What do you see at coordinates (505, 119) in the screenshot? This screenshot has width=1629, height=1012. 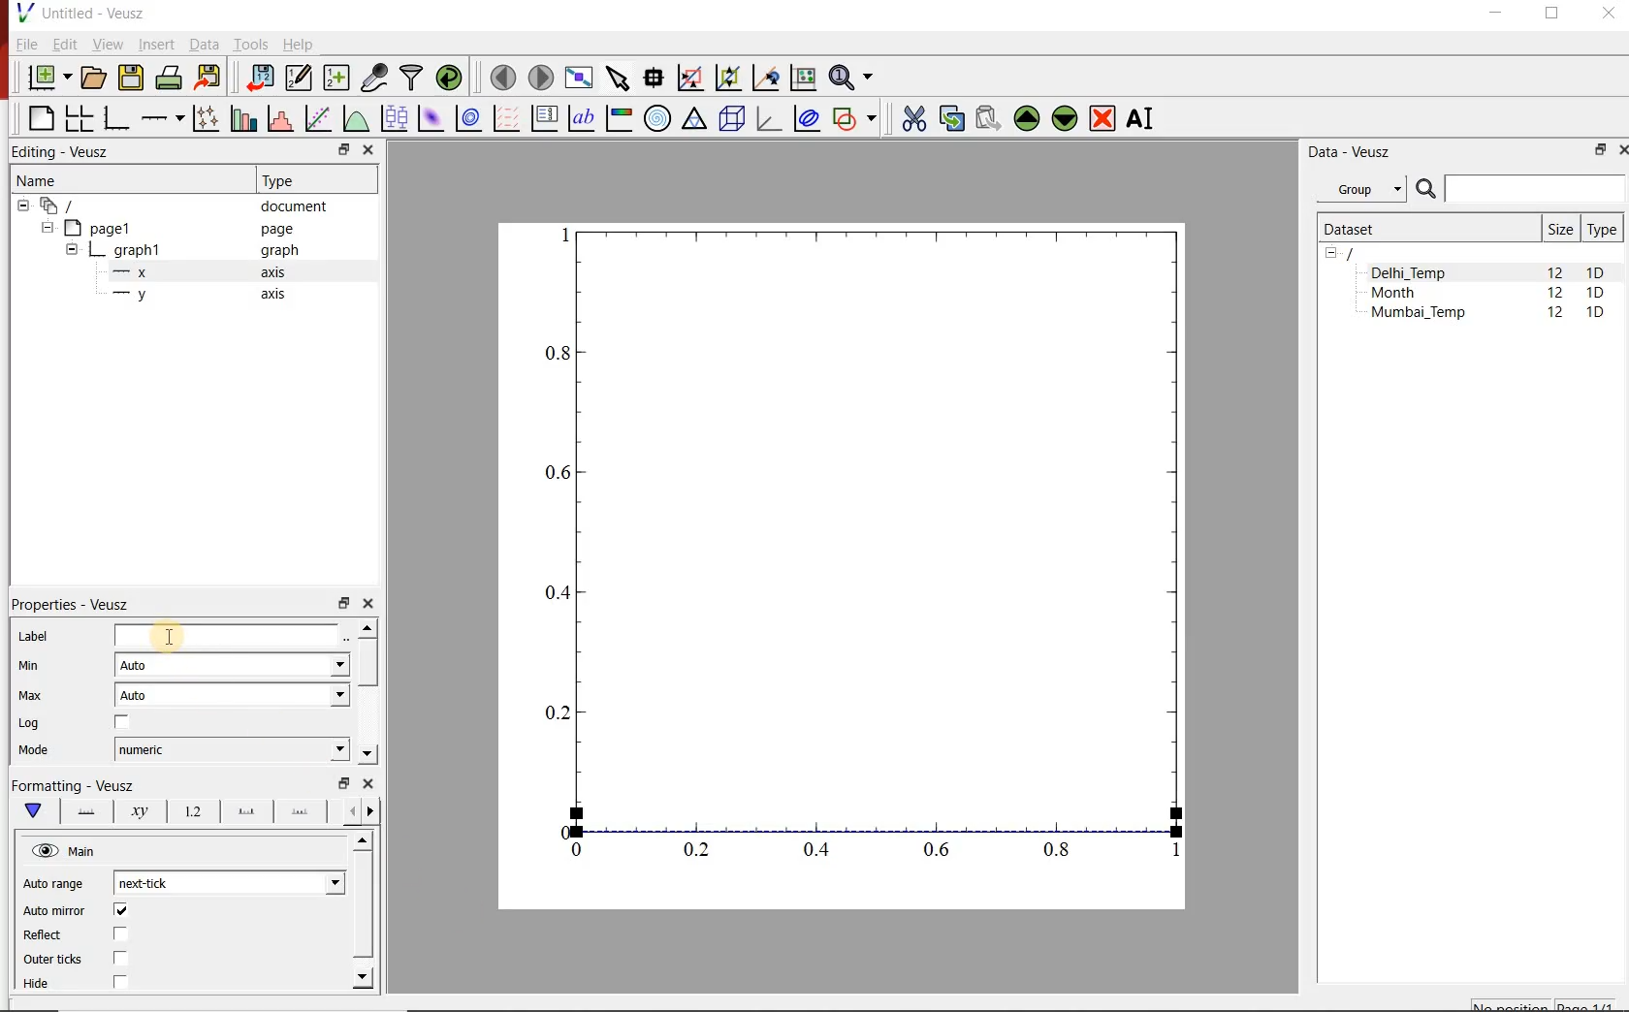 I see `plot a vector field` at bounding box center [505, 119].